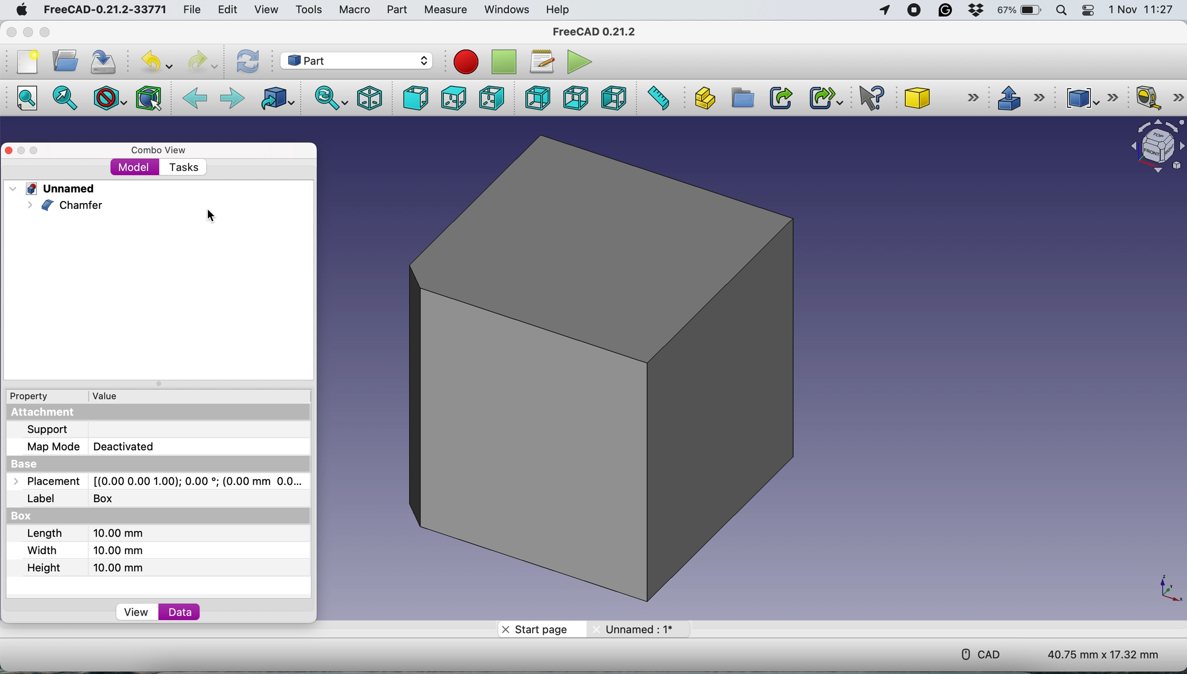 The width and height of the screenshot is (1187, 674). What do you see at coordinates (152, 62) in the screenshot?
I see `undo` at bounding box center [152, 62].